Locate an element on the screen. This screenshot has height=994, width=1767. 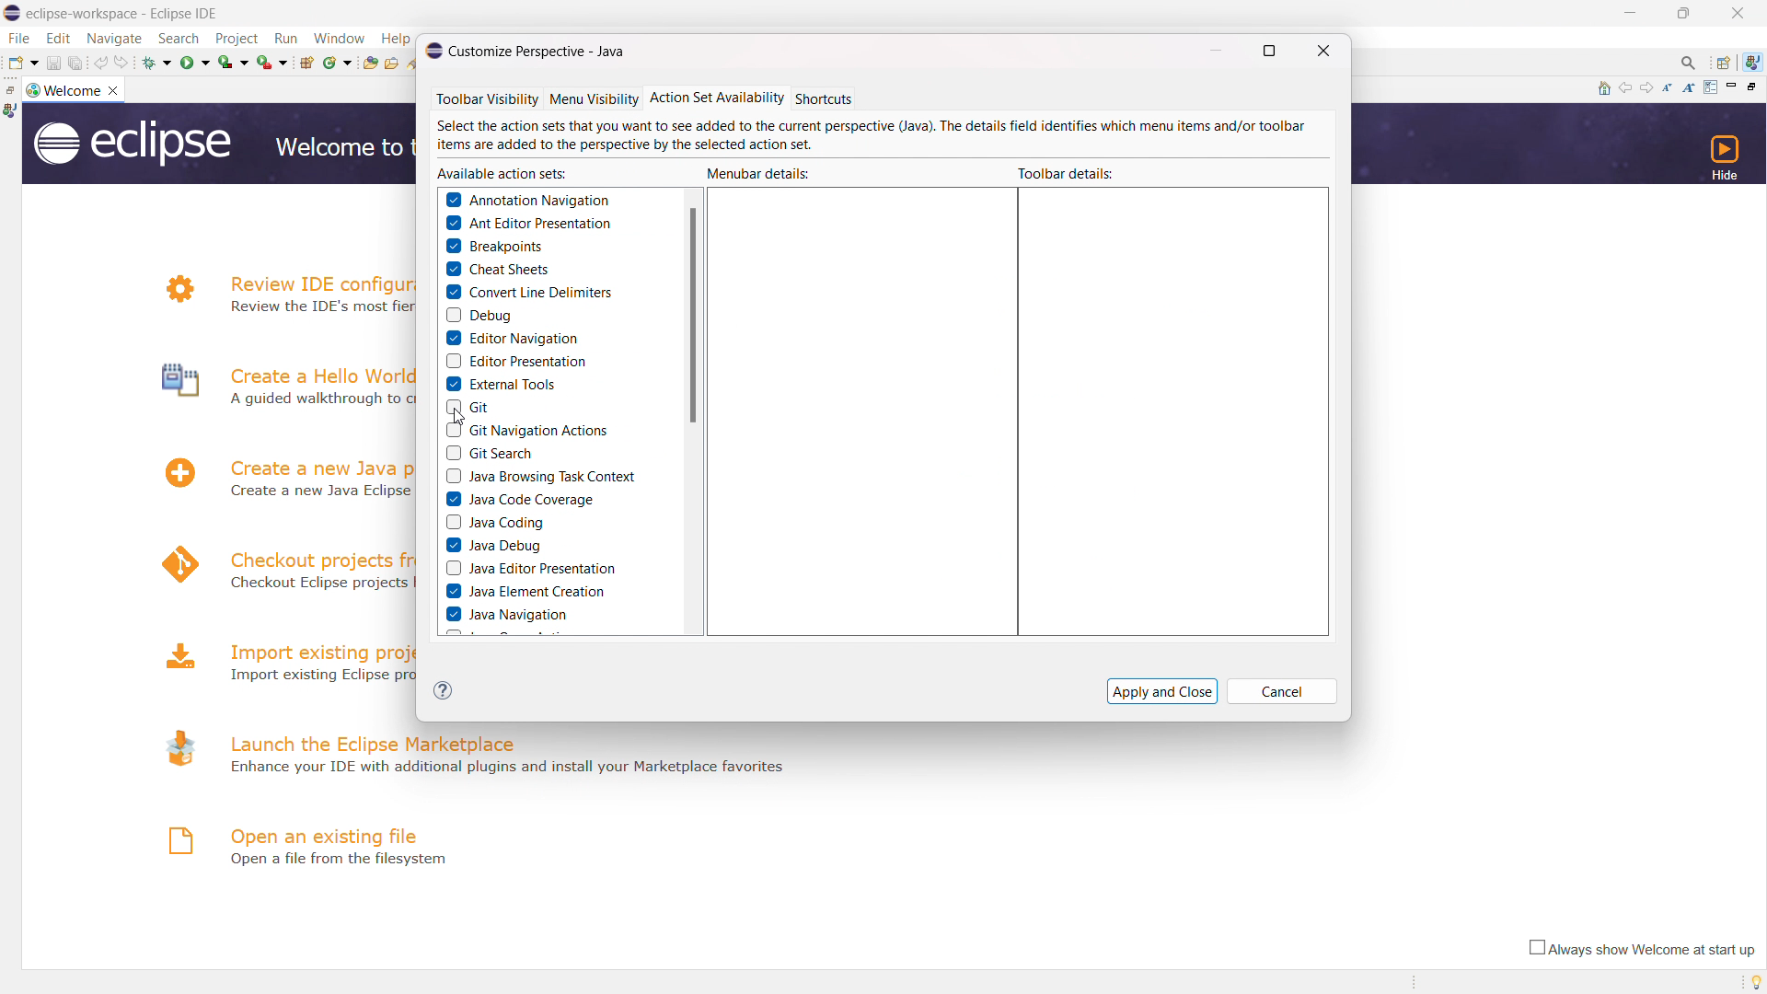
(?) is located at coordinates (442, 691).